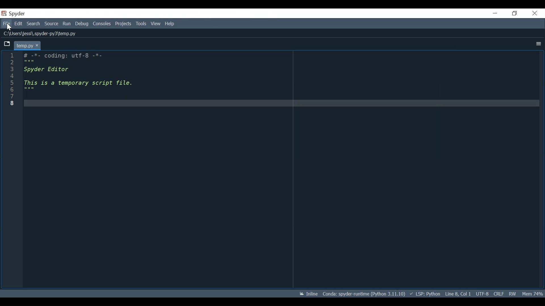  What do you see at coordinates (457, 294) in the screenshot?
I see `Line 8, Col 1` at bounding box center [457, 294].